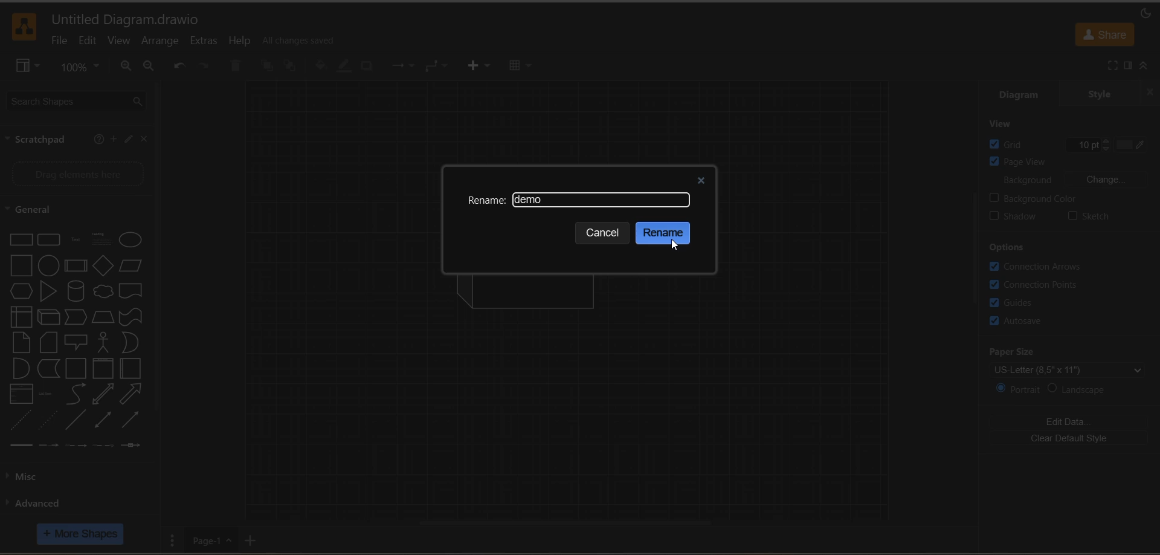  What do you see at coordinates (532, 200) in the screenshot?
I see `page name` at bounding box center [532, 200].